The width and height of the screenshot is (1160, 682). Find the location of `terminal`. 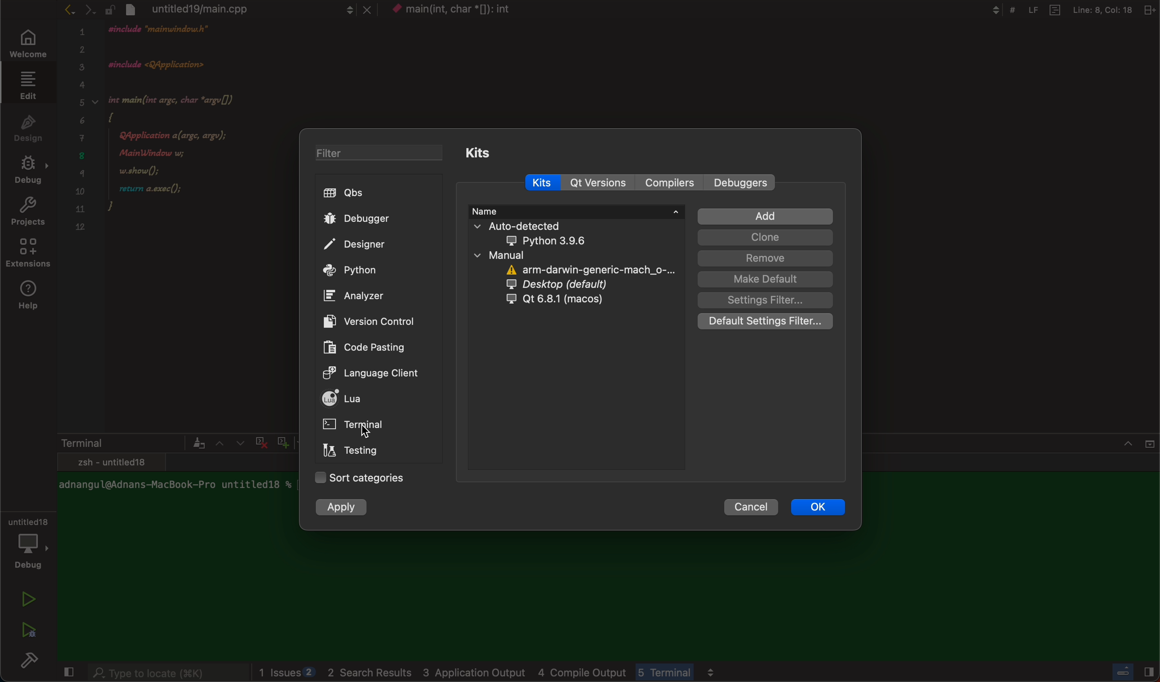

terminal is located at coordinates (131, 443).